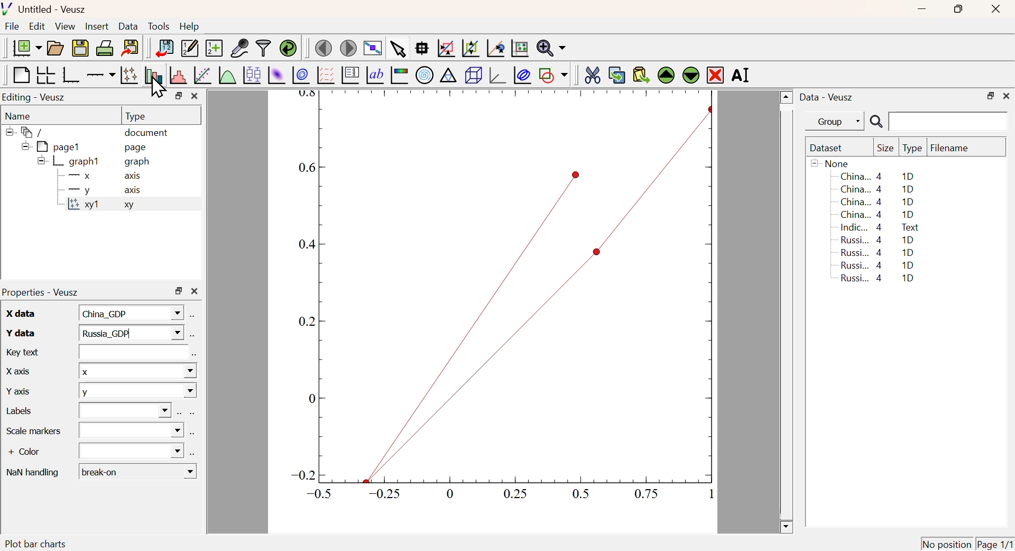 This screenshot has width=1015, height=551. Describe the element at coordinates (54, 48) in the screenshot. I see `Open a document` at that location.